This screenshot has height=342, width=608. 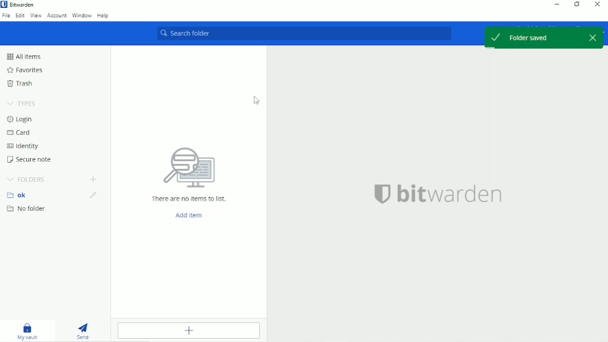 What do you see at coordinates (21, 133) in the screenshot?
I see `Card` at bounding box center [21, 133].